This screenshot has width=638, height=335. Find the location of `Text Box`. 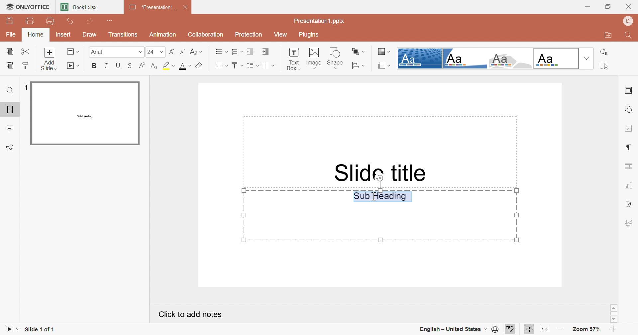

Text Box is located at coordinates (293, 58).